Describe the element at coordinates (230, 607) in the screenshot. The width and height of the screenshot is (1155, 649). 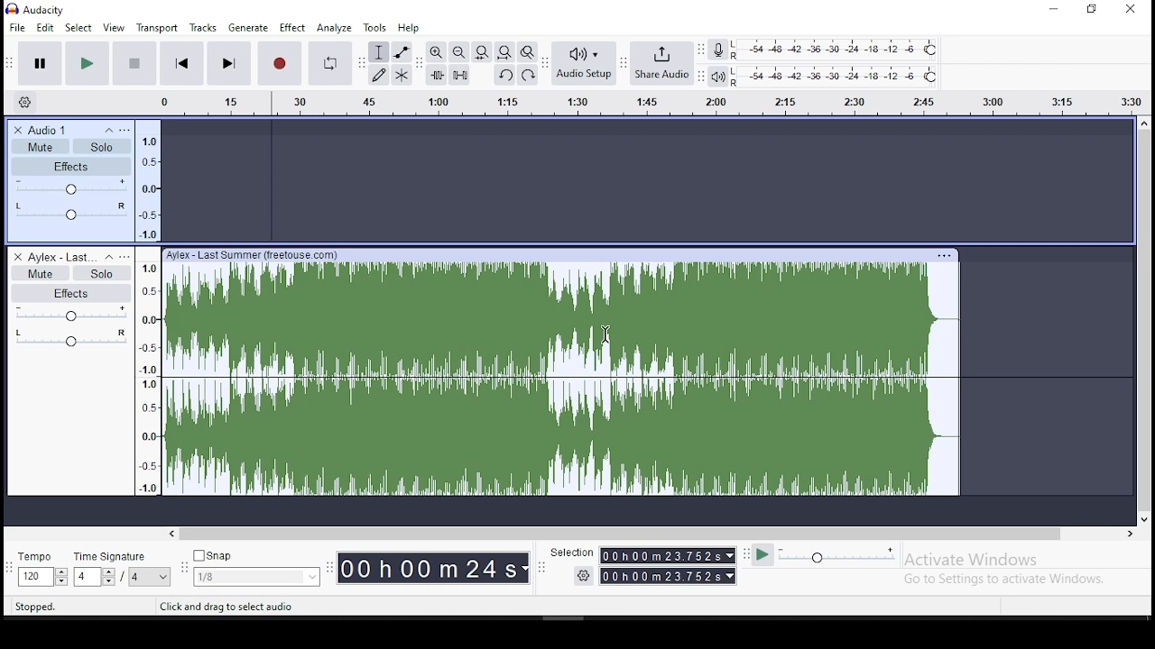
I see `tool tips` at that location.